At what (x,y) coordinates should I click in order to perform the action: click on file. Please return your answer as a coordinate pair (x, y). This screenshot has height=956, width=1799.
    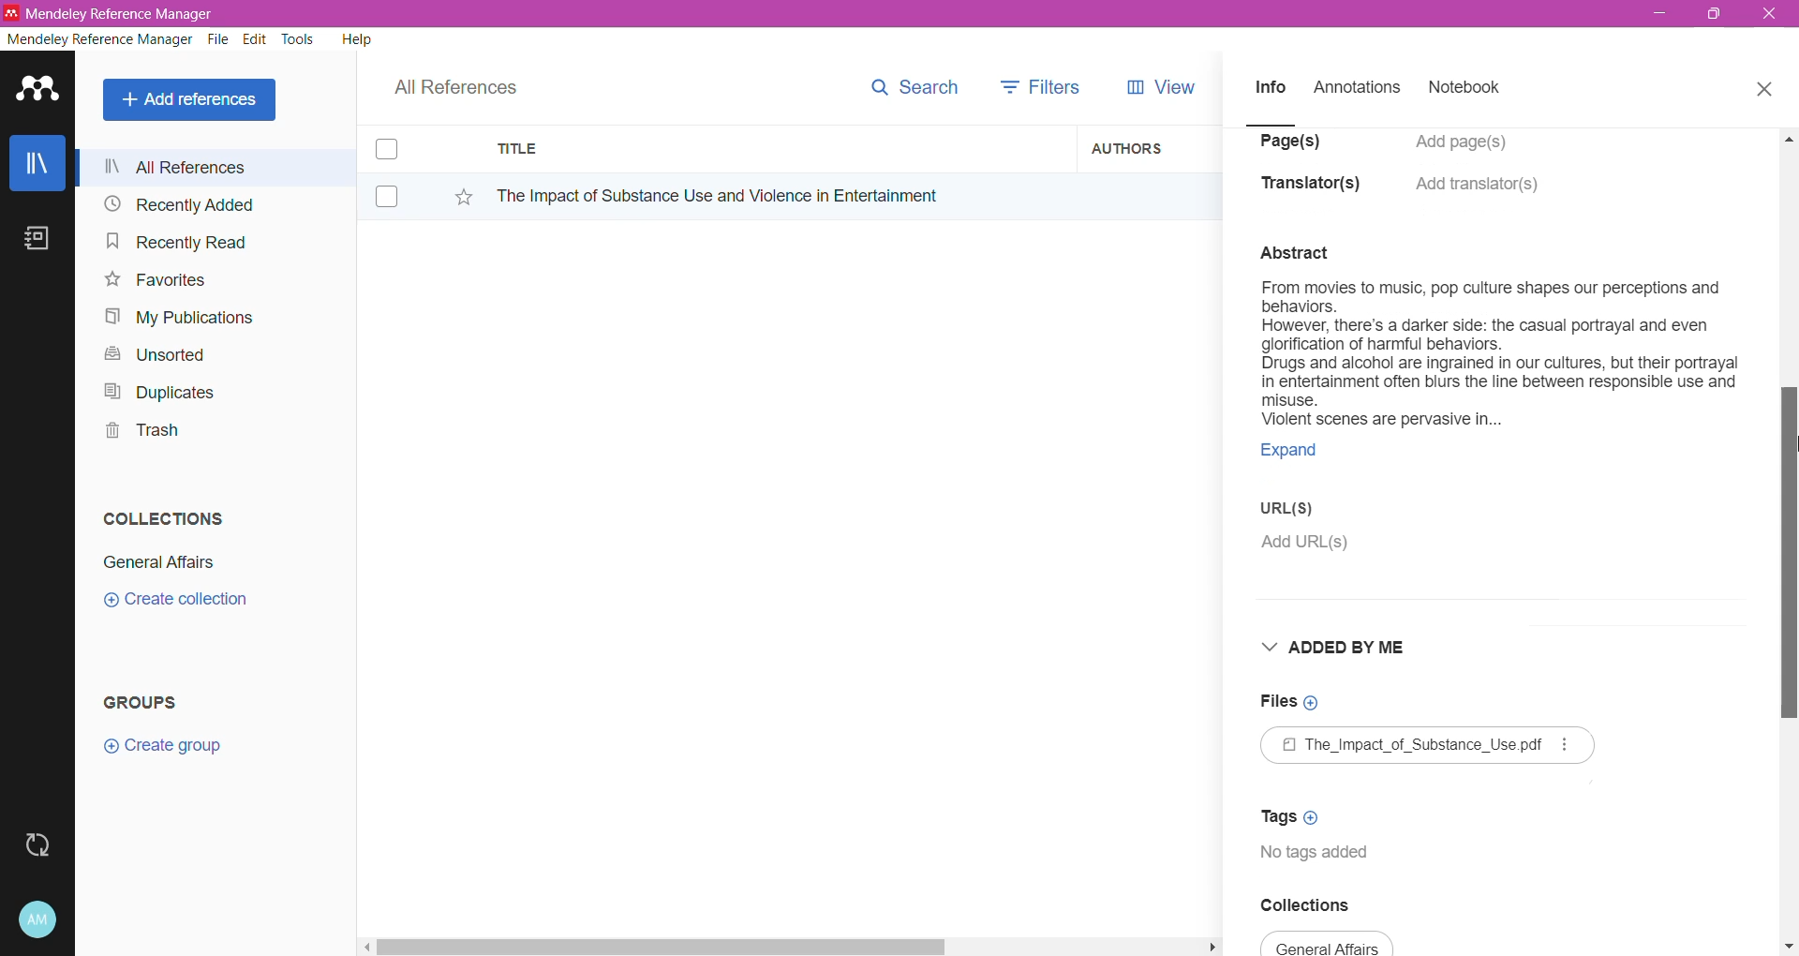
    Looking at the image, I should click on (1423, 747).